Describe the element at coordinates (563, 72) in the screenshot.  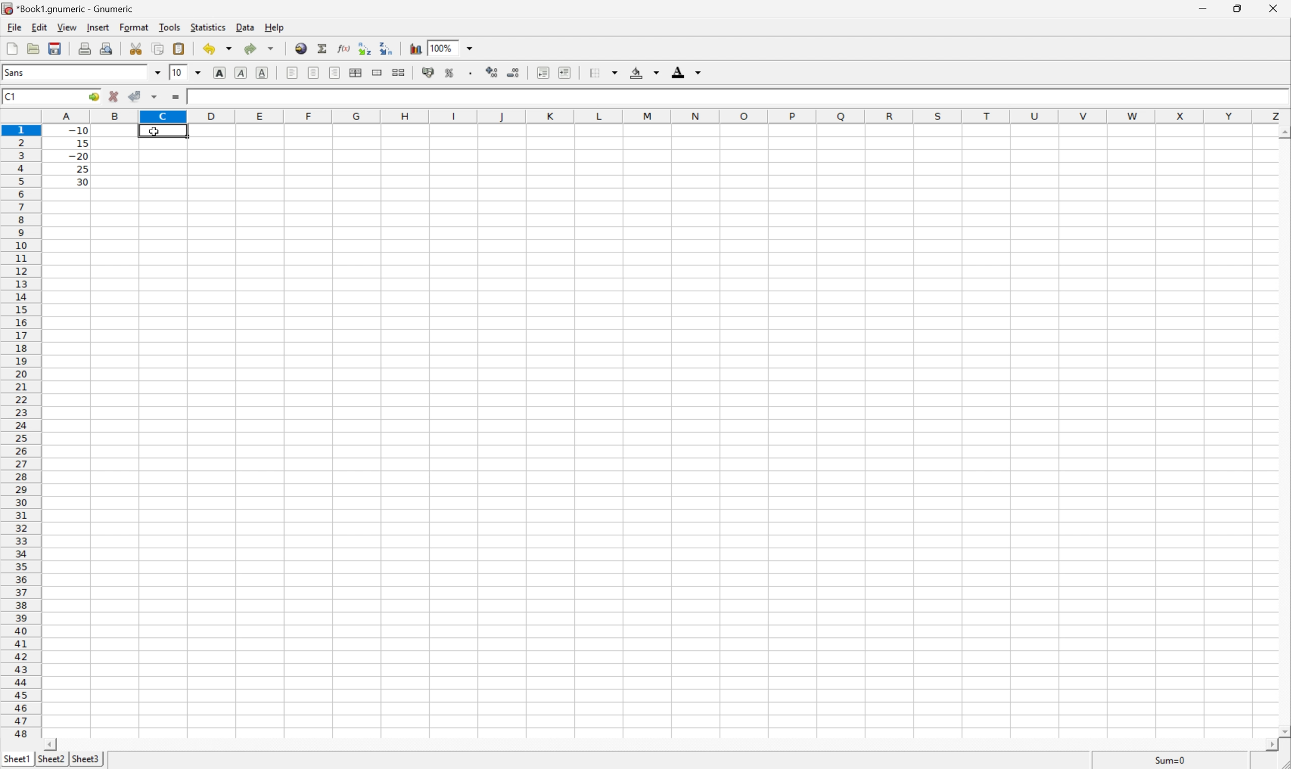
I see `Increase indent, and align the content to the left` at that location.